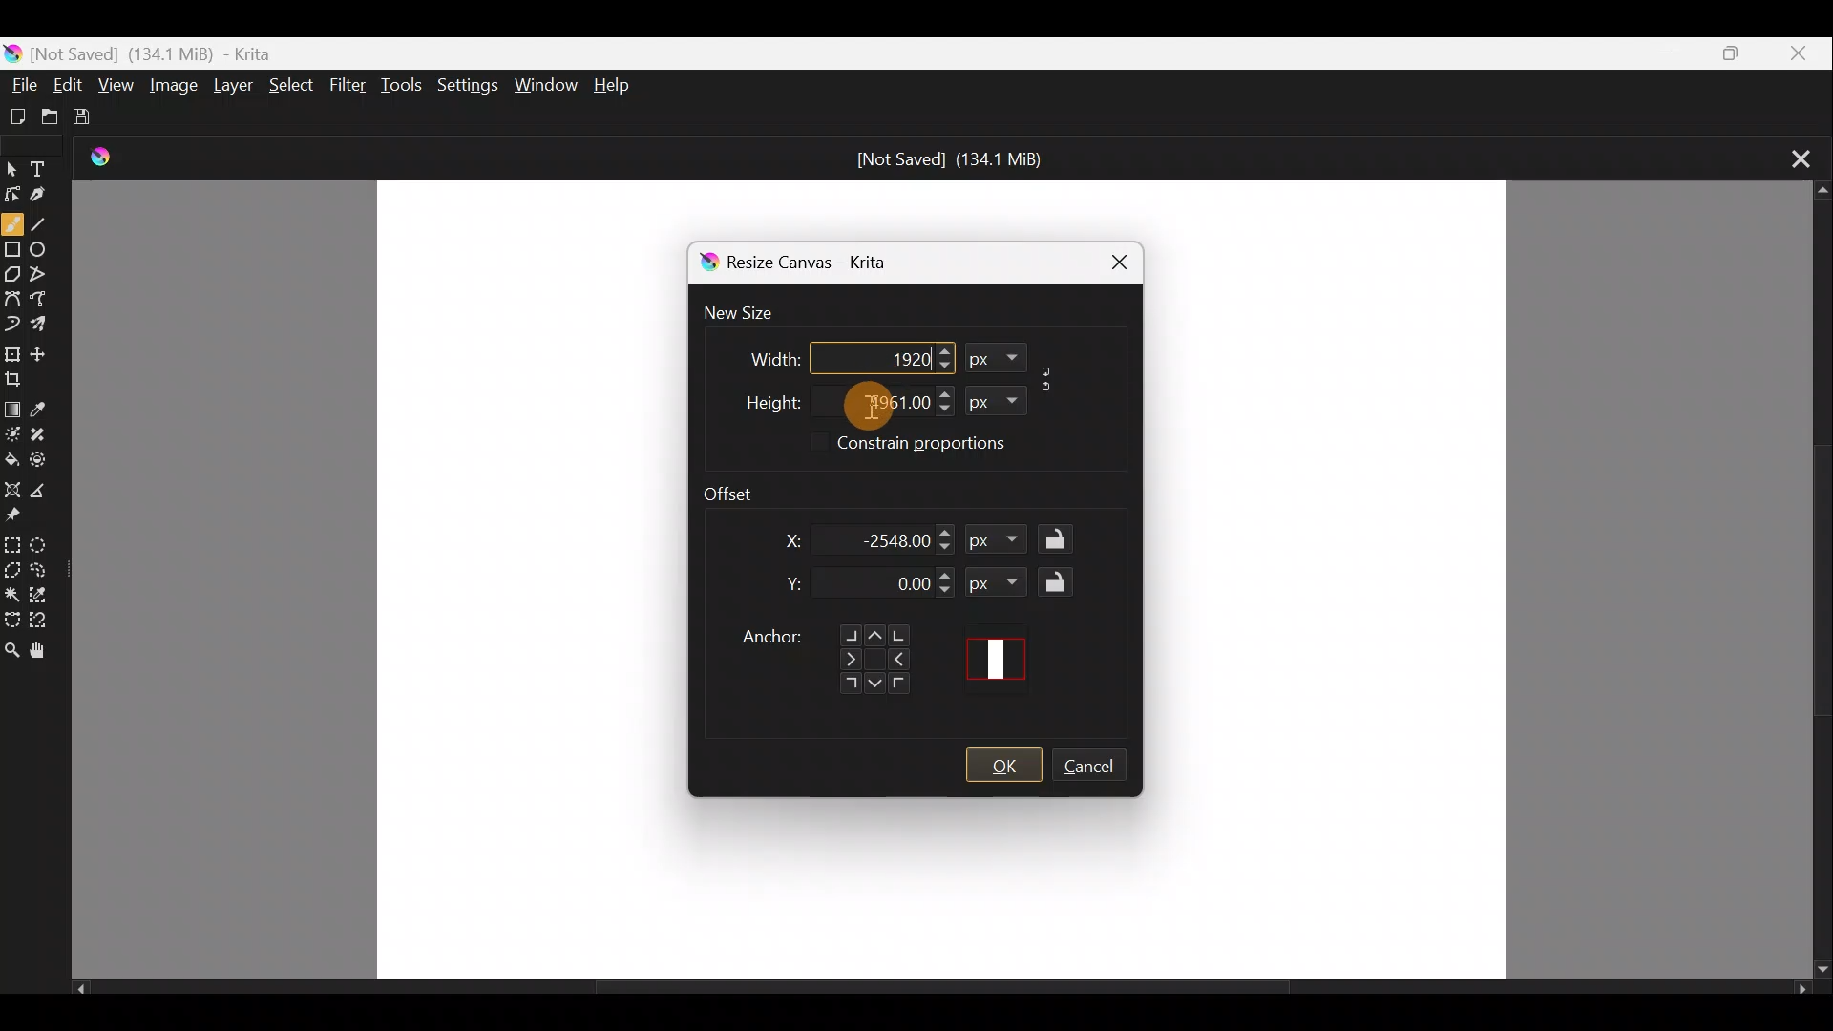 This screenshot has width=1833, height=1031. I want to click on Select, so click(292, 85).